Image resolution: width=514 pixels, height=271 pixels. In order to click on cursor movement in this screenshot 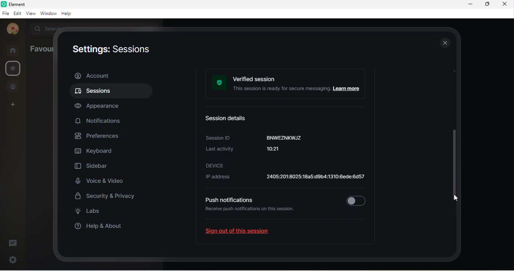, I will do `click(457, 199)`.